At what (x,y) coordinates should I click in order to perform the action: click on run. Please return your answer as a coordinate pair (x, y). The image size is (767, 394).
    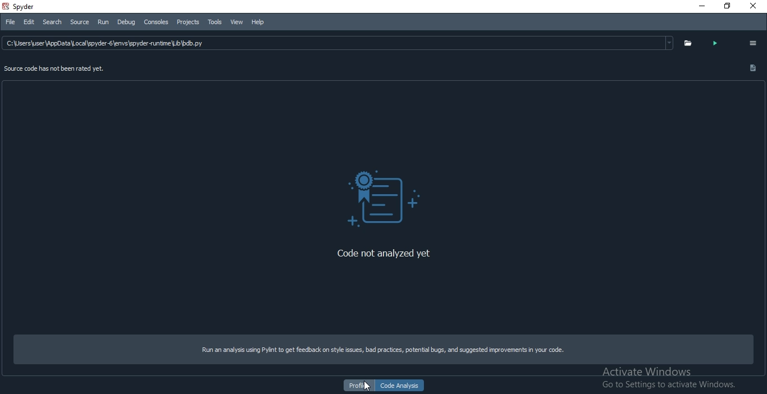
    Looking at the image, I should click on (106, 22).